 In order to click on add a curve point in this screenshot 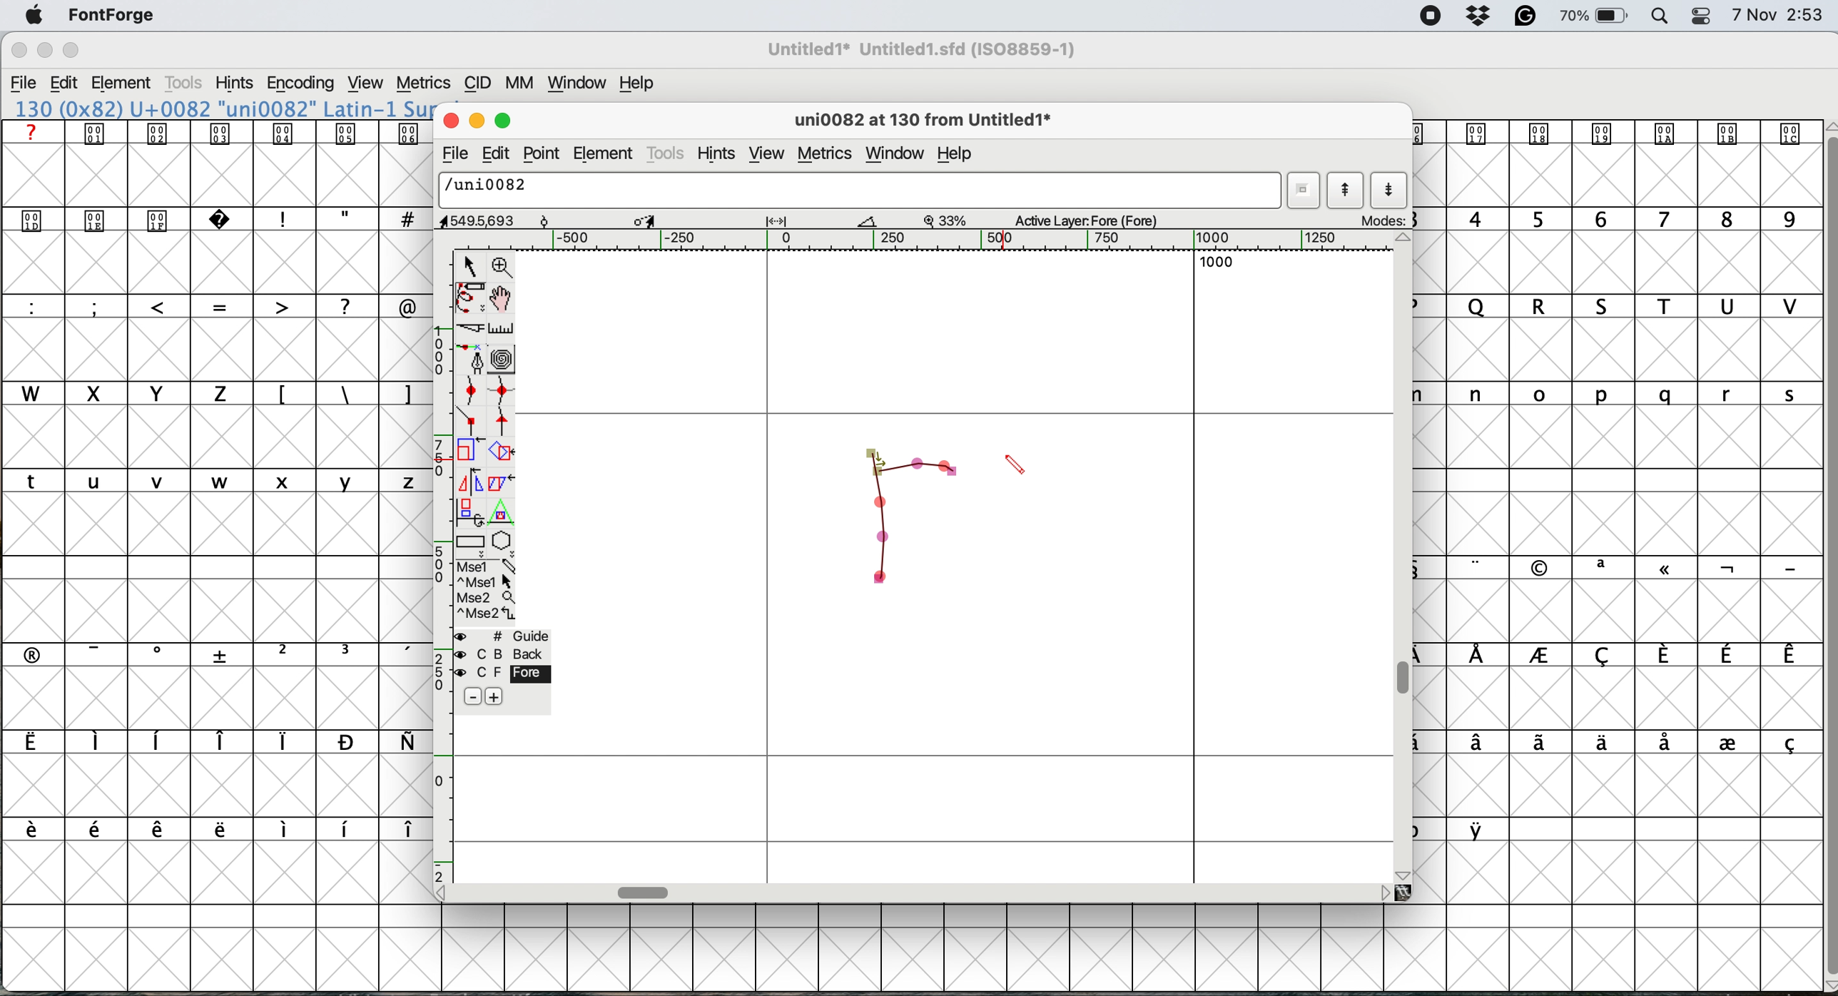, I will do `click(473, 392)`.